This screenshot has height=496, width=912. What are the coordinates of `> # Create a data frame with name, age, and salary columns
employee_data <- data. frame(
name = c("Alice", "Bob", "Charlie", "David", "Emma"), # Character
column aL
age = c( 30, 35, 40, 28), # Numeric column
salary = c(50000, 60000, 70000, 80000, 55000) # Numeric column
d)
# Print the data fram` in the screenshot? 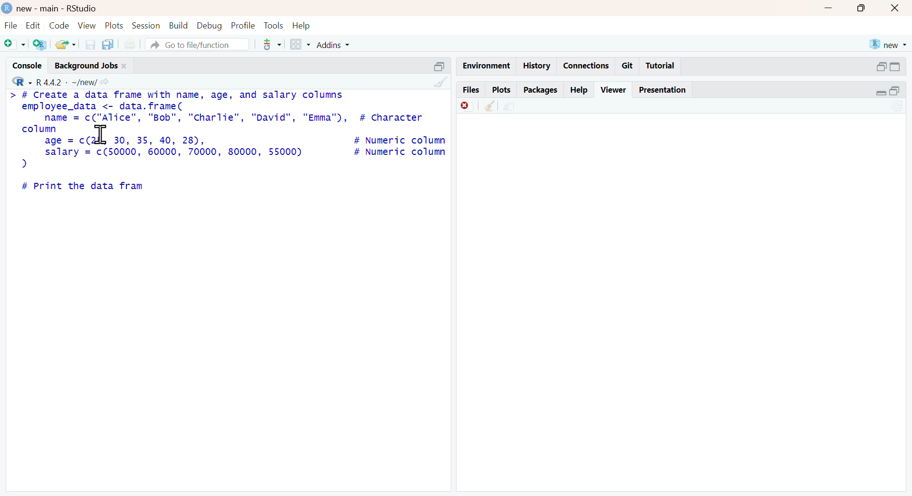 It's located at (228, 141).